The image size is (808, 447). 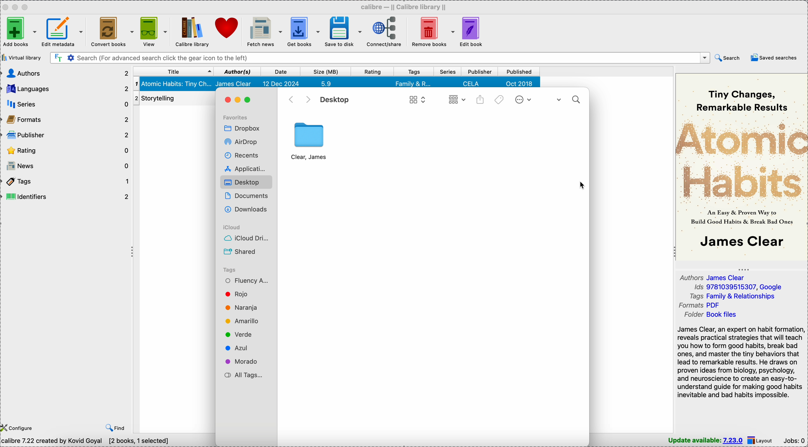 I want to click on title, so click(x=172, y=72).